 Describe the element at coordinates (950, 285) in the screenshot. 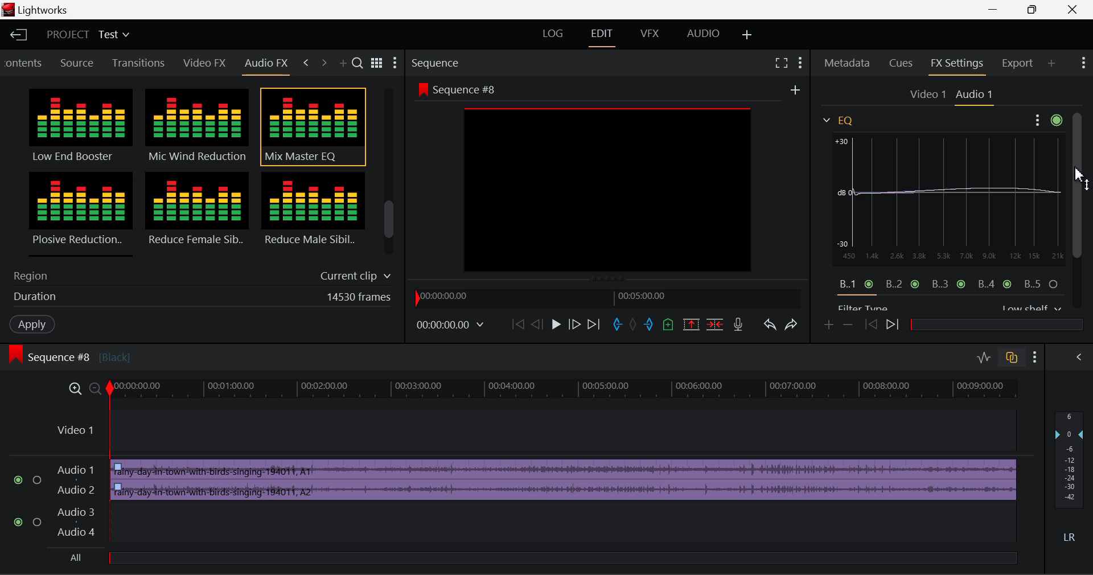

I see `Band 3` at that location.